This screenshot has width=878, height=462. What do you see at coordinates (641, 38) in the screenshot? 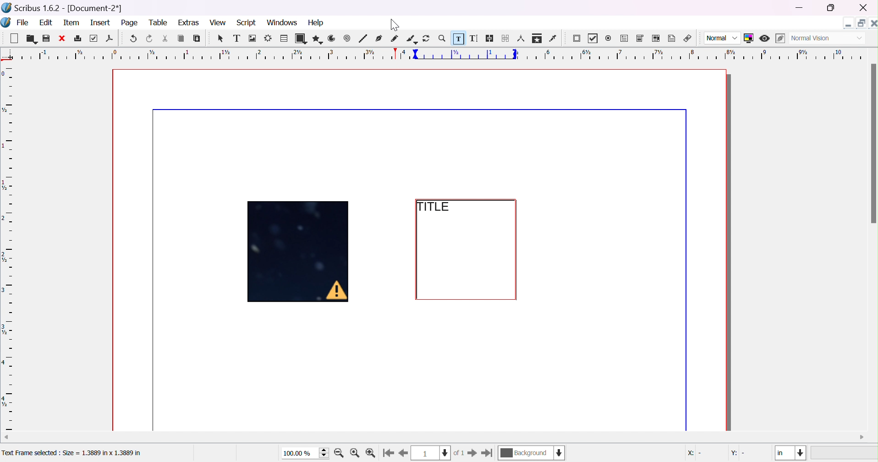
I see `PDF combo box` at bounding box center [641, 38].